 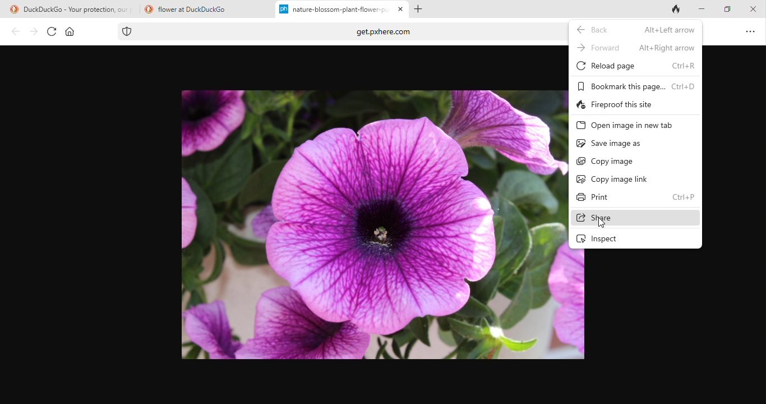 I want to click on forward, so click(x=32, y=31).